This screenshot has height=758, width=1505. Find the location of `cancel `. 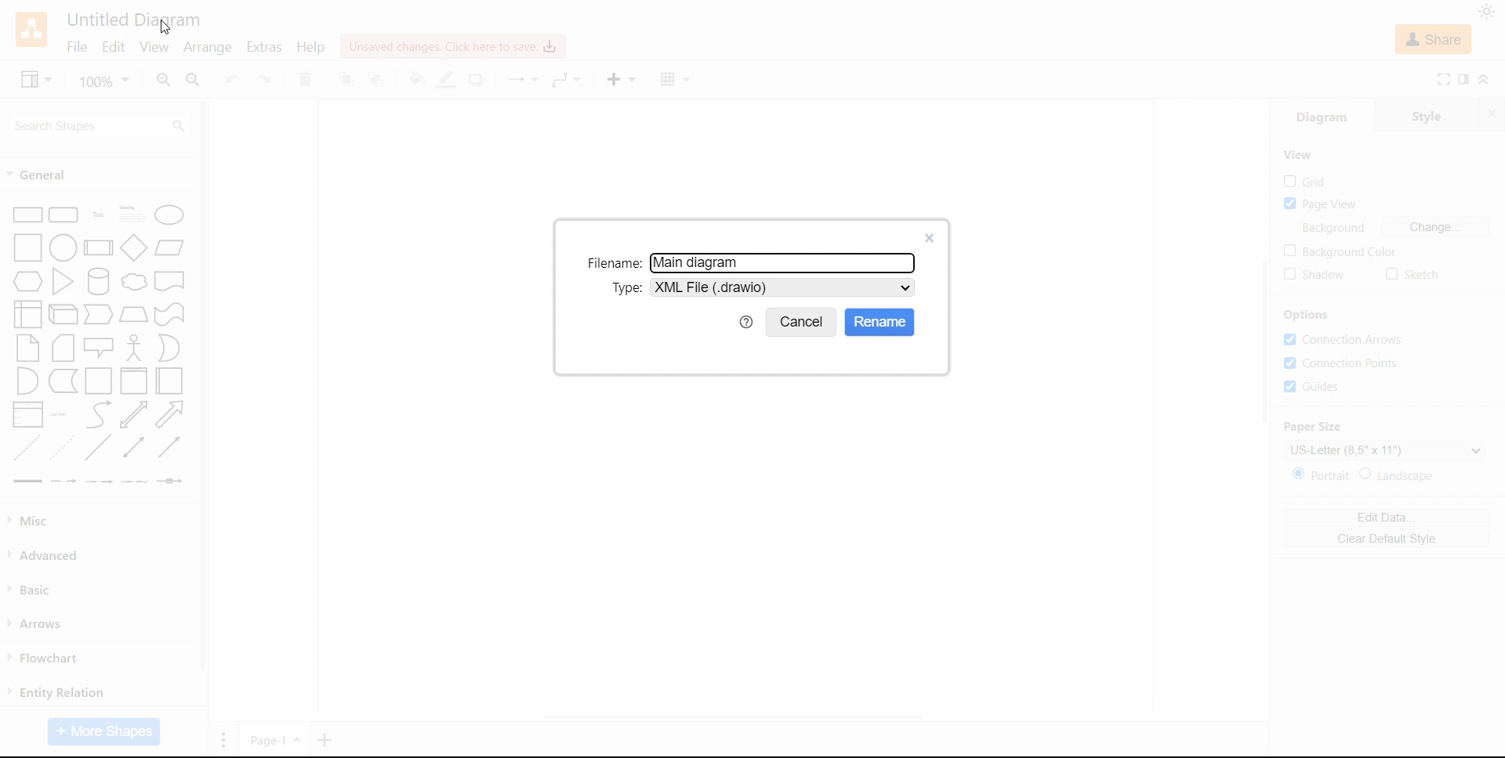

cancel  is located at coordinates (802, 323).